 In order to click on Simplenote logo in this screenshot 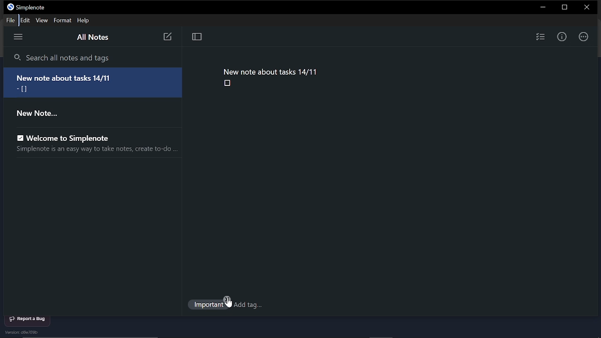, I will do `click(10, 7)`.